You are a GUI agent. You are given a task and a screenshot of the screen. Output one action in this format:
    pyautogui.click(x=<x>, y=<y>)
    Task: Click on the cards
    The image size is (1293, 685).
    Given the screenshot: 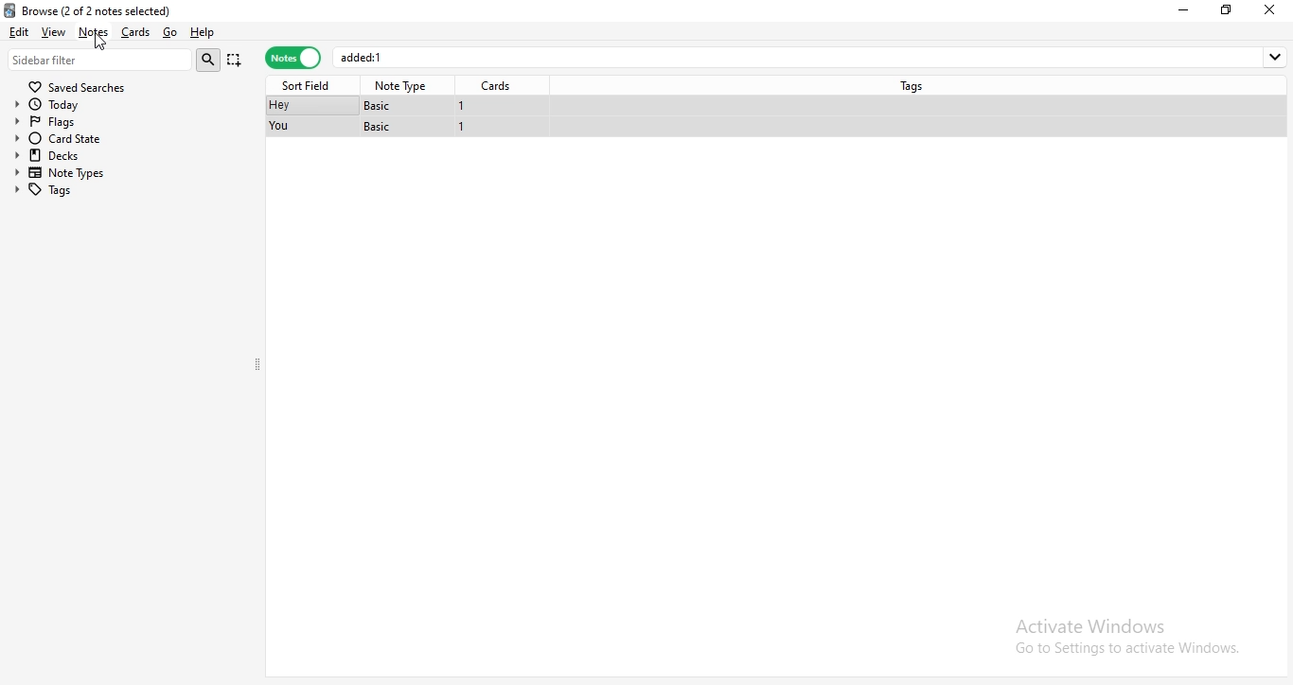 What is the action you would take?
    pyautogui.click(x=500, y=86)
    